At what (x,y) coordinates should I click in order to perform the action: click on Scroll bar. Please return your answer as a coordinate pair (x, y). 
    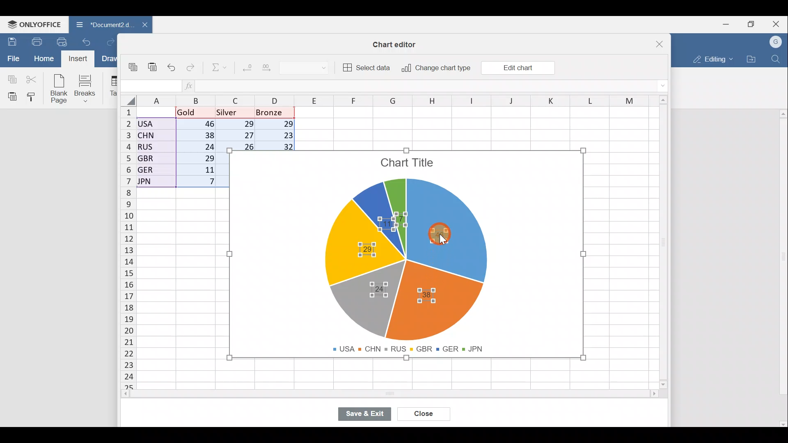
    Looking at the image, I should click on (781, 265).